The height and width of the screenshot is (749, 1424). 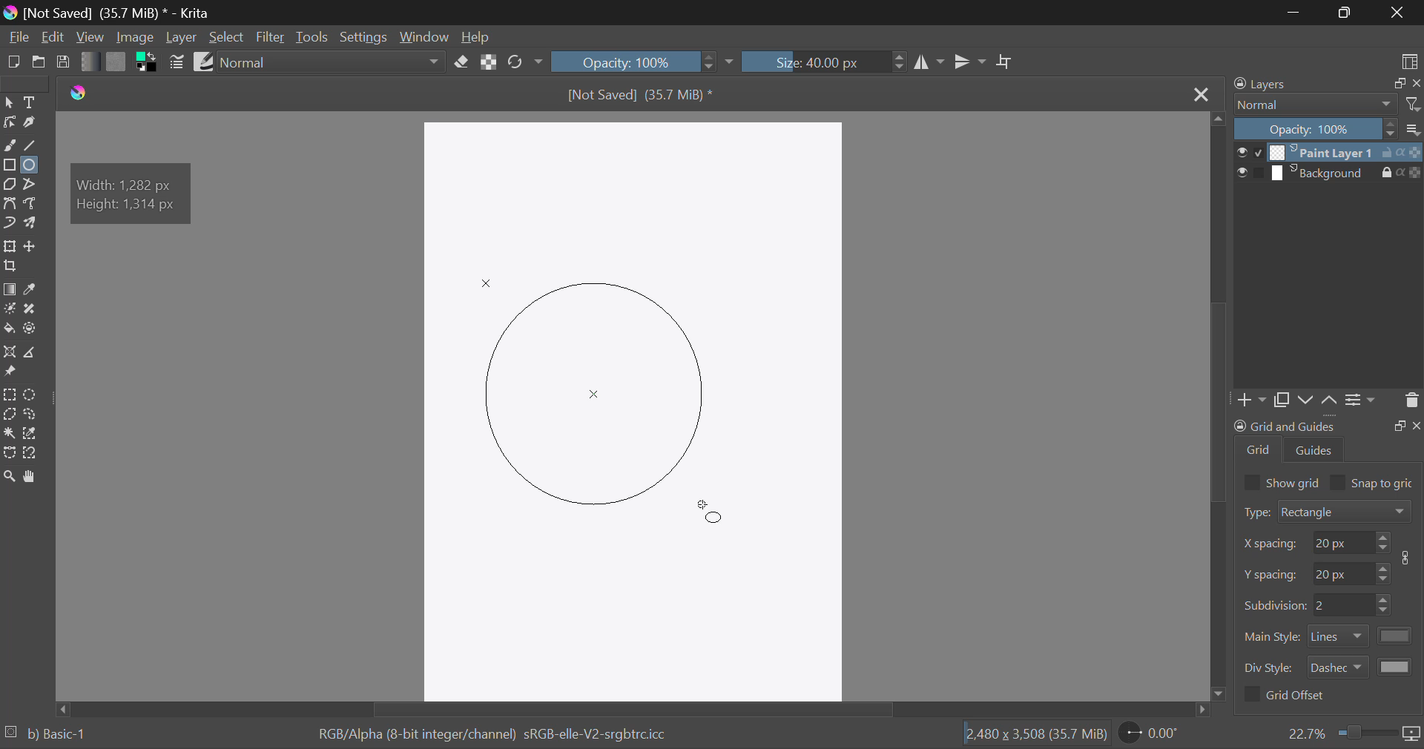 I want to click on b) Basic-1, so click(x=57, y=733).